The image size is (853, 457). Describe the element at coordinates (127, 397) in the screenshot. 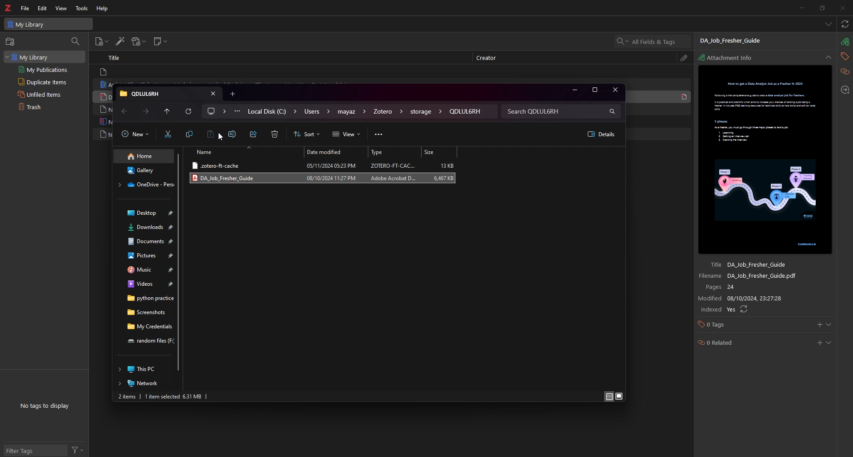

I see `items` at that location.